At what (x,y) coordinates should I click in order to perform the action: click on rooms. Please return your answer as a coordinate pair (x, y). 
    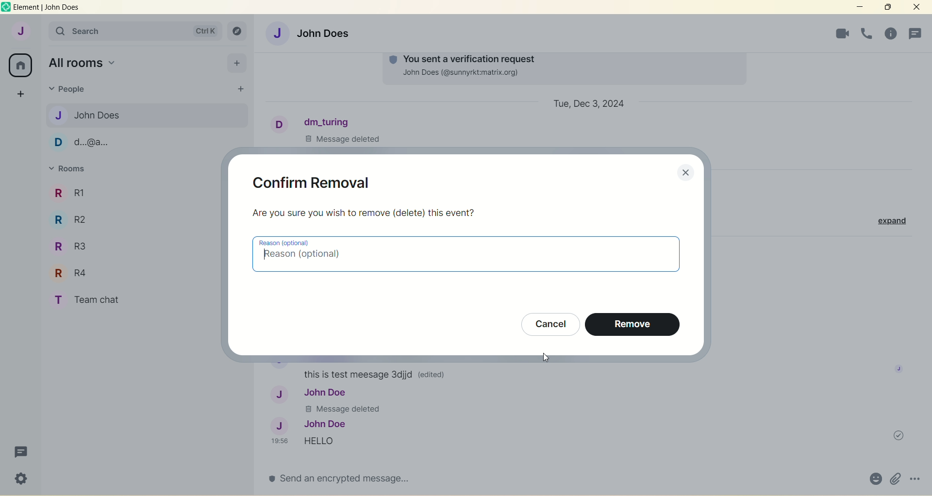
    Looking at the image, I should click on (70, 169).